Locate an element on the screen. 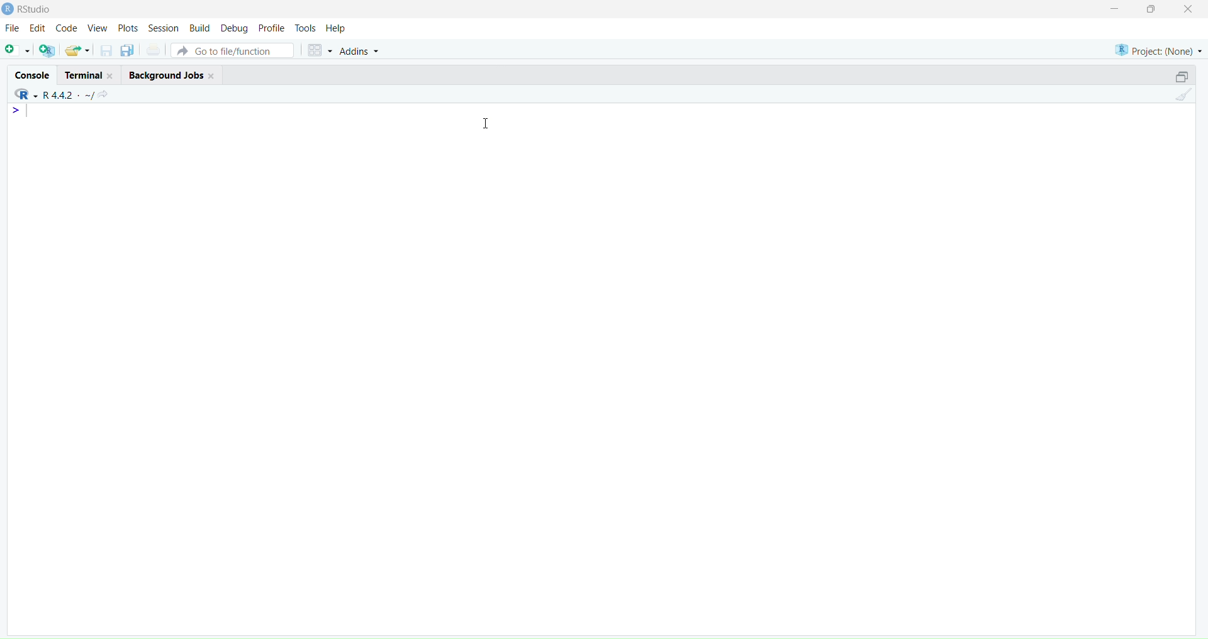  > is located at coordinates (19, 111).